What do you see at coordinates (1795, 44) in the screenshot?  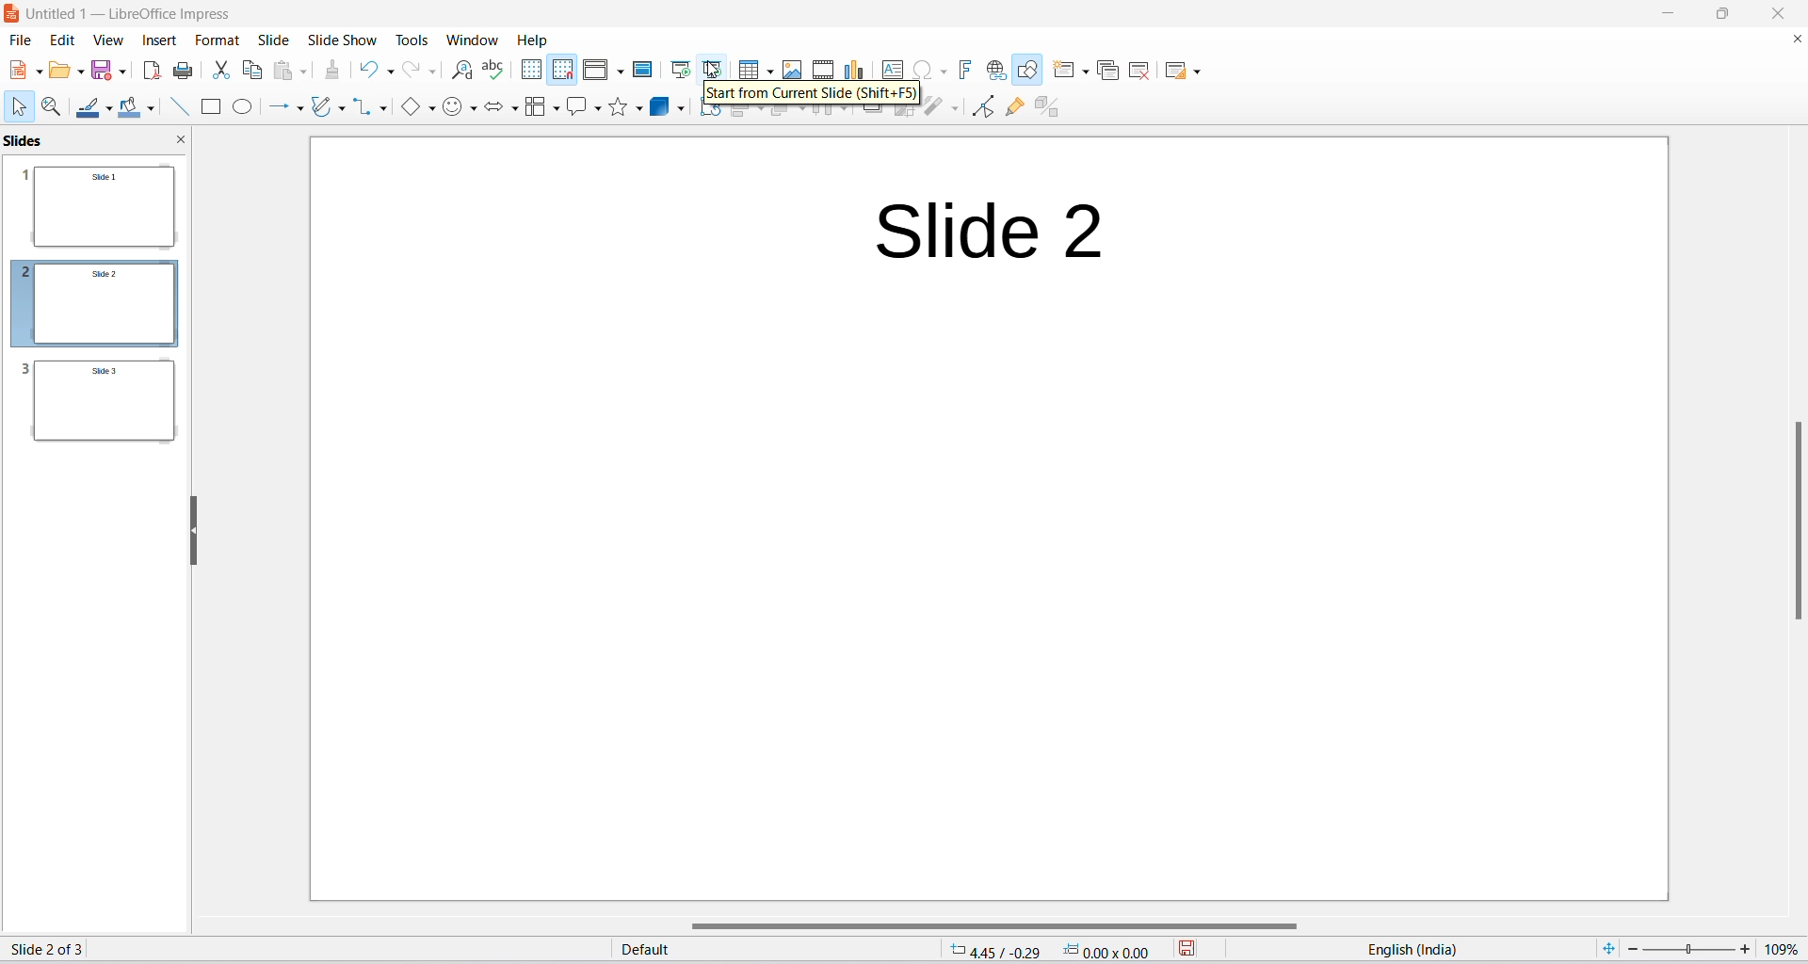 I see `close document` at bounding box center [1795, 44].